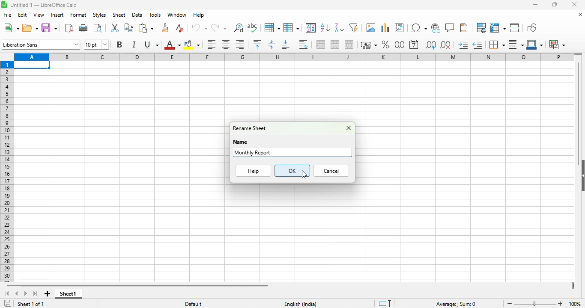  Describe the element at coordinates (291, 28) in the screenshot. I see `column` at that location.